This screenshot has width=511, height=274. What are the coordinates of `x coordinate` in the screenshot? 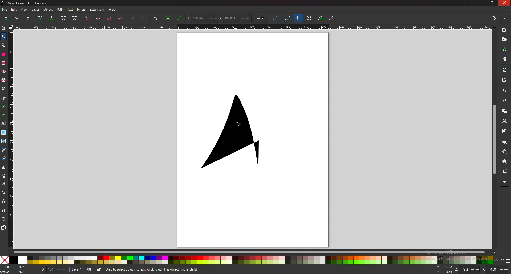 It's located at (202, 18).